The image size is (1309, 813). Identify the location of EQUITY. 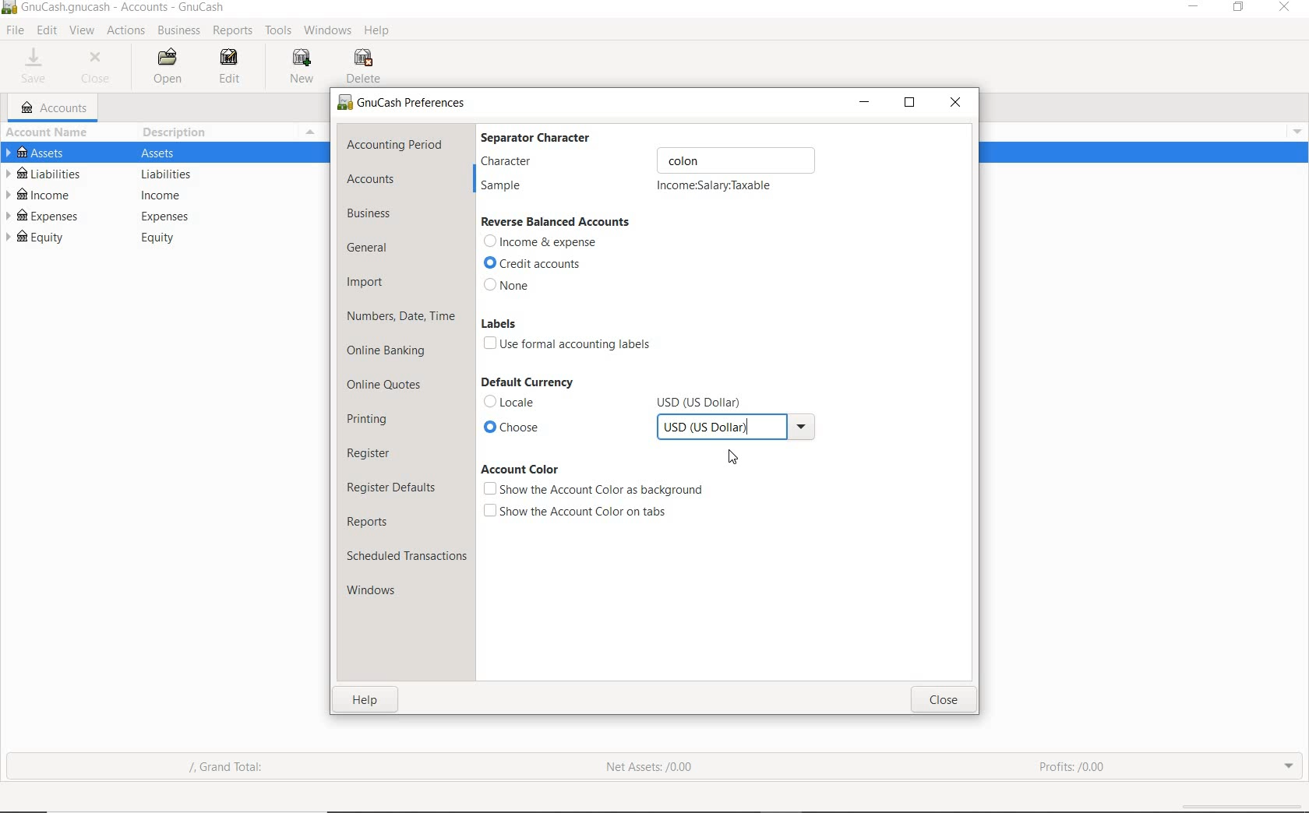
(37, 238).